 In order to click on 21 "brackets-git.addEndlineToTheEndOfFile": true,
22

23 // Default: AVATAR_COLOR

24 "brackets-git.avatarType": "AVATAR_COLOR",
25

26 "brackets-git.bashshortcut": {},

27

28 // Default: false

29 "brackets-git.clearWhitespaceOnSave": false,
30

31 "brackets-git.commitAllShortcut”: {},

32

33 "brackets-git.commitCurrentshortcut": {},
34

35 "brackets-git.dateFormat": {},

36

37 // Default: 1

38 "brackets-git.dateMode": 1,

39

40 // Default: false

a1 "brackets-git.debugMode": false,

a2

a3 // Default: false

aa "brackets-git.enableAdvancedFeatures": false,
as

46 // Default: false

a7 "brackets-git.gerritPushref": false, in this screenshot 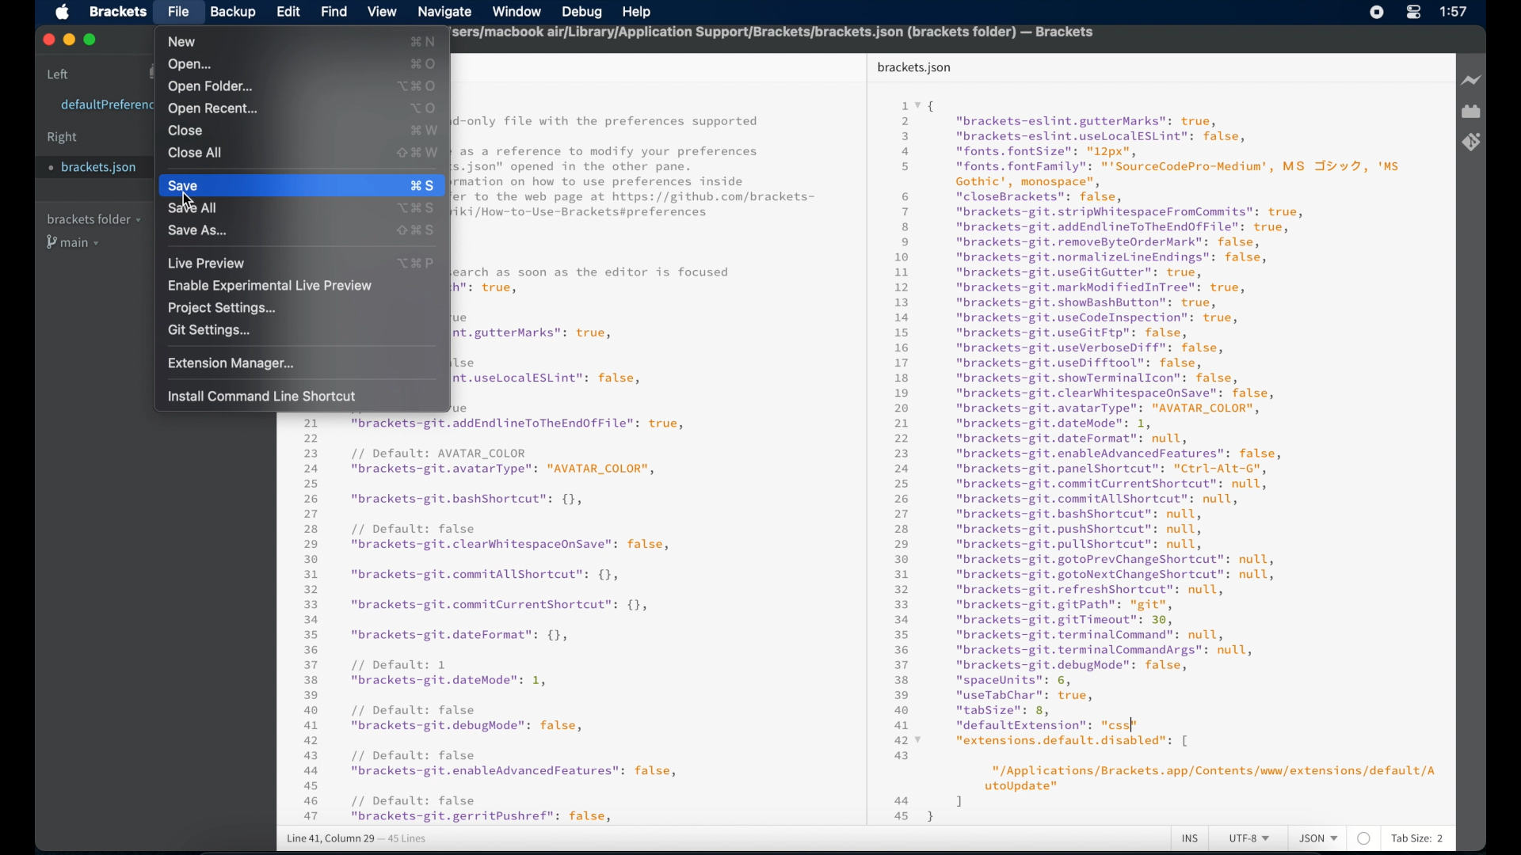, I will do `click(518, 621)`.